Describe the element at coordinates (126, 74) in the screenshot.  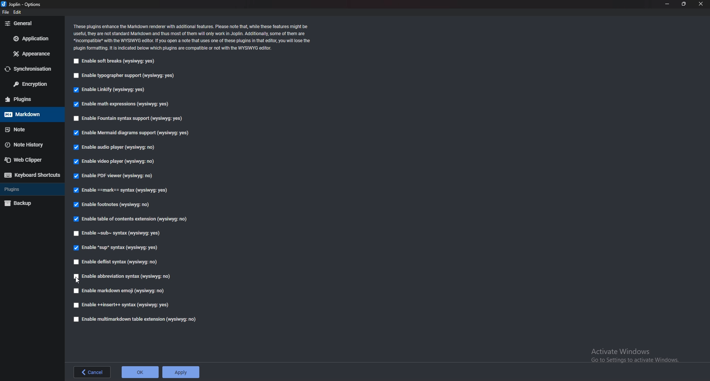
I see `Enable typographer support (wysiwyg: yes)` at that location.